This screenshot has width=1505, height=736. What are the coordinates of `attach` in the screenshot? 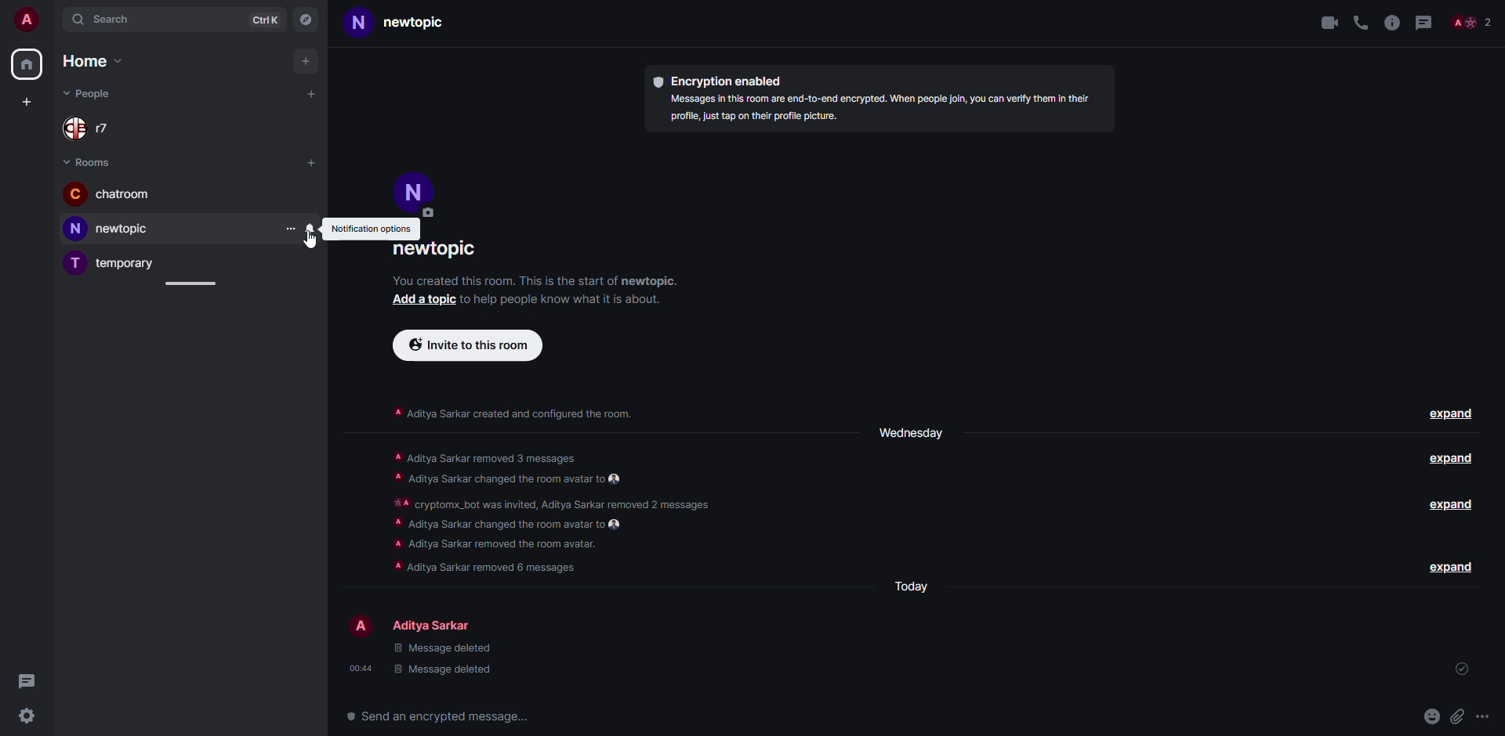 It's located at (1458, 717).